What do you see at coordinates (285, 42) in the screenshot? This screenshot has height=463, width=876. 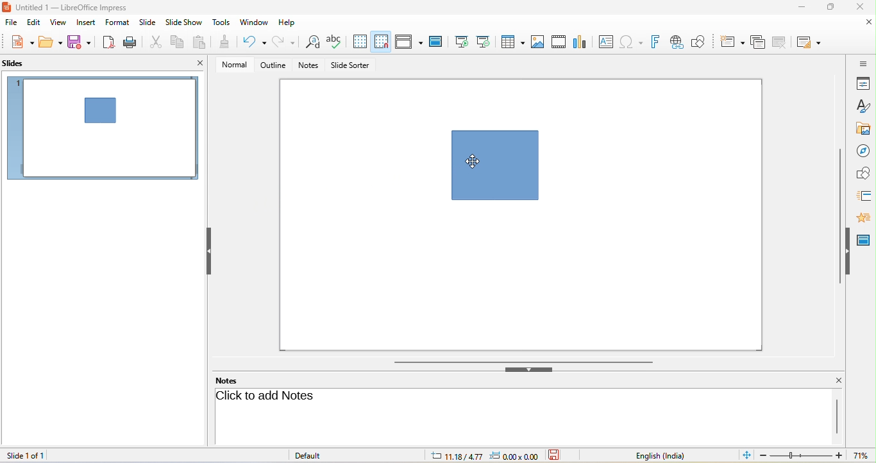 I see `redo` at bounding box center [285, 42].